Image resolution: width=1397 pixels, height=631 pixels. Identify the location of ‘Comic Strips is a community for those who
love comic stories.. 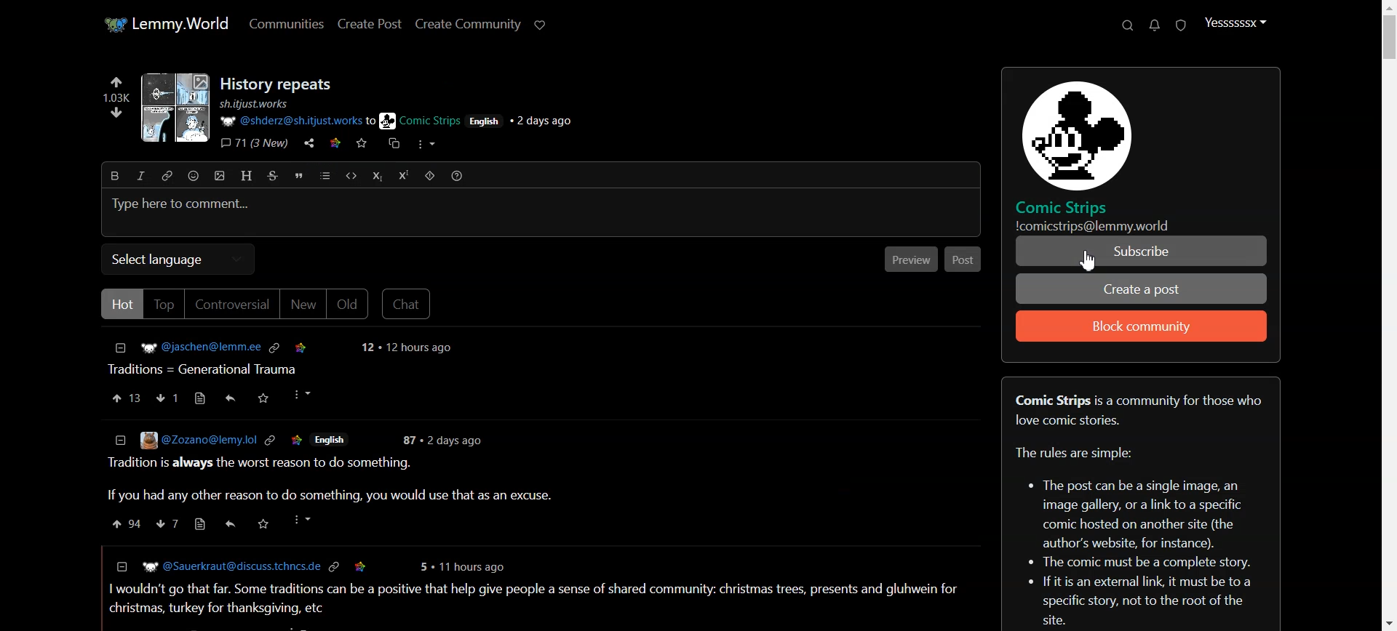
(1142, 410).